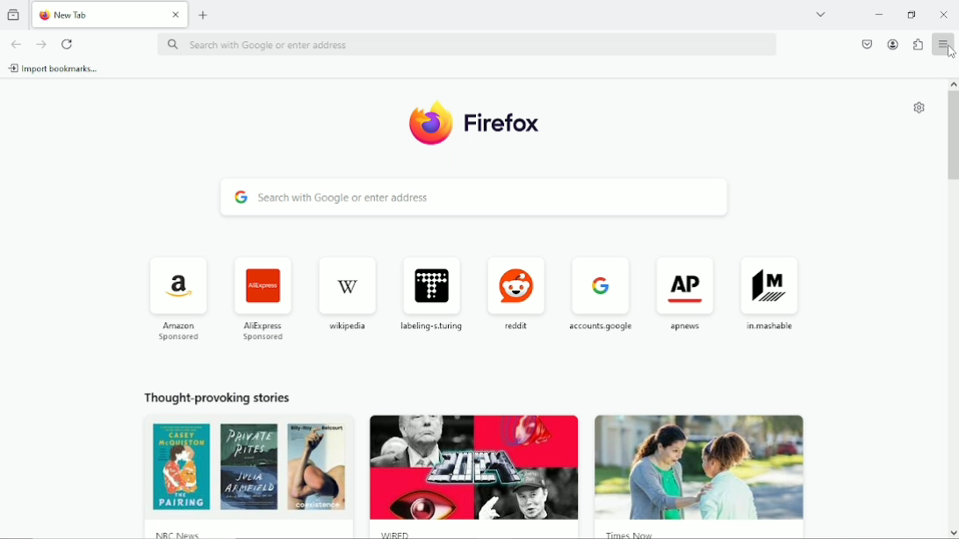 This screenshot has width=959, height=539. Describe the element at coordinates (162, 530) in the screenshot. I see `nrc news` at that location.